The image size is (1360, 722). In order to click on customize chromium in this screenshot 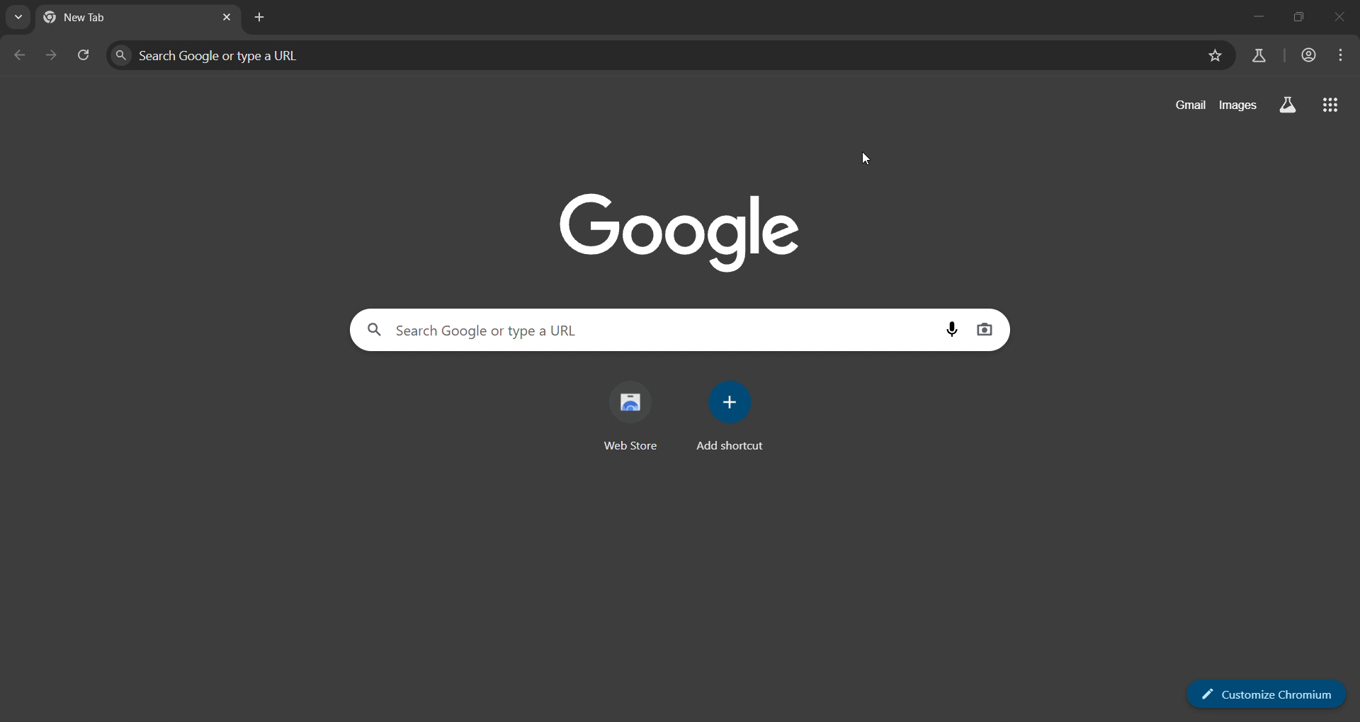, I will do `click(1266, 692)`.